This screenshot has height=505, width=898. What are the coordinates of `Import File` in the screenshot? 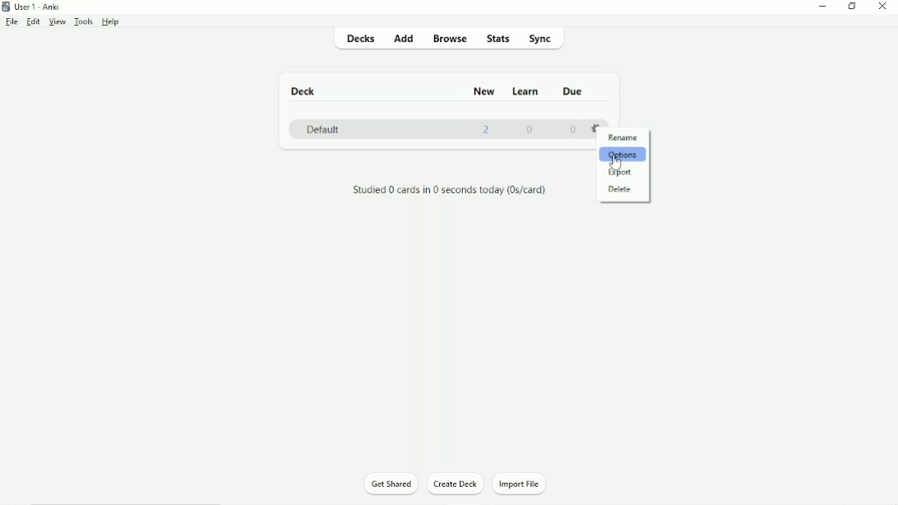 It's located at (520, 483).